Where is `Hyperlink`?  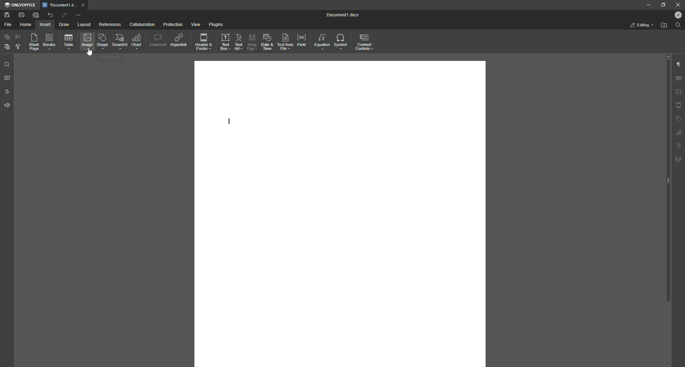 Hyperlink is located at coordinates (179, 41).